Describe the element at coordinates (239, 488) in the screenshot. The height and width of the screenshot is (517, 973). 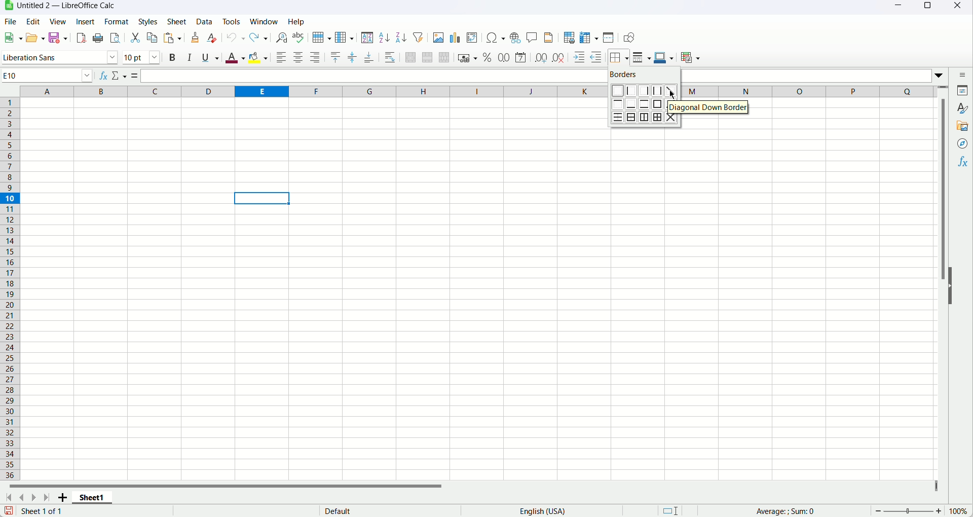
I see `Horizontal scroll bar` at that location.